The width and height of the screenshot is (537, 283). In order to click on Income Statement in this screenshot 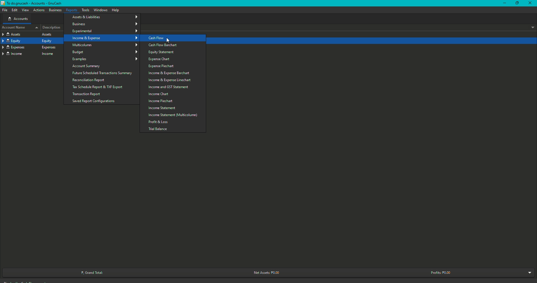, I will do `click(163, 109)`.